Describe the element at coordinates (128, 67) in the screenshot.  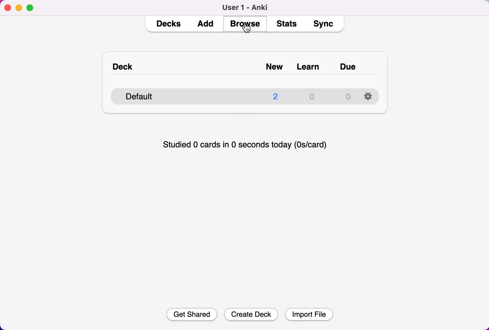
I see `deck` at that location.